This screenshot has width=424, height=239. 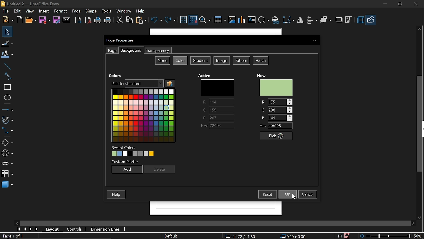 I want to click on COntrols, so click(x=76, y=229).